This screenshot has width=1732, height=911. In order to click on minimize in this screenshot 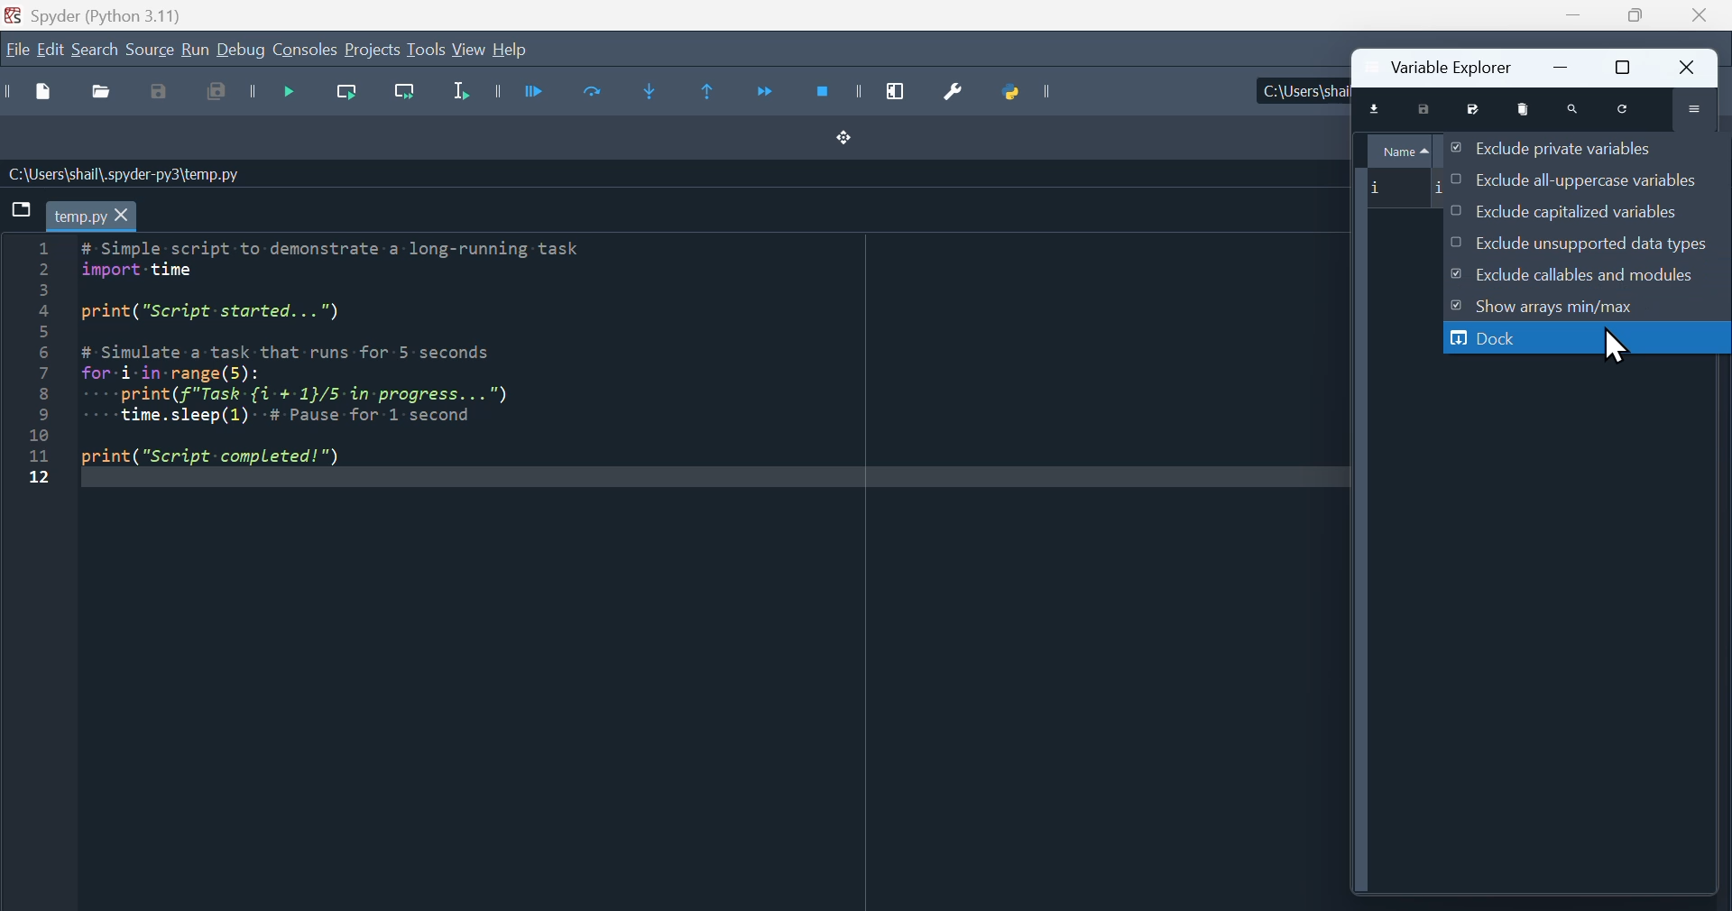, I will do `click(1565, 66)`.